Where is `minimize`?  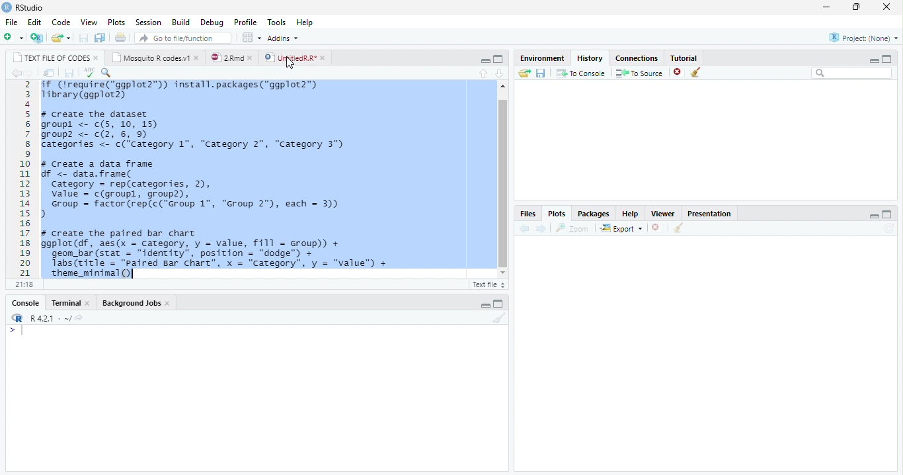
minimize is located at coordinates (875, 216).